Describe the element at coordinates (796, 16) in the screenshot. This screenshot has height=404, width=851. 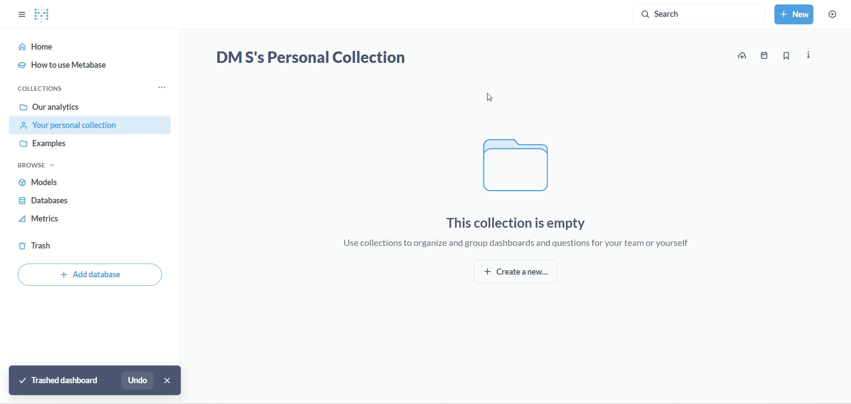
I see `new` at that location.